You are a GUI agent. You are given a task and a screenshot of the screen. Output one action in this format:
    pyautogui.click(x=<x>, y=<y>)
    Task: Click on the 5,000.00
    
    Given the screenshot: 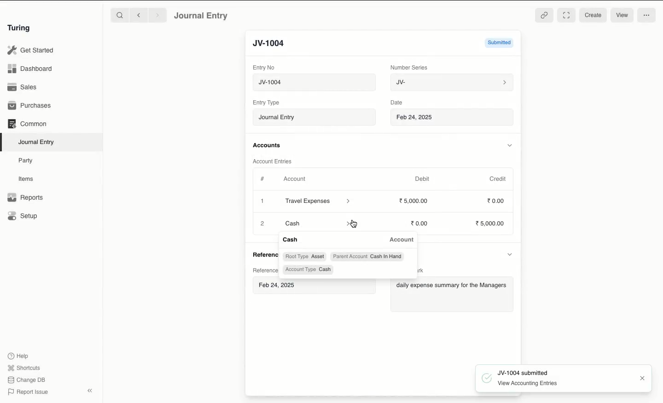 What is the action you would take?
    pyautogui.click(x=492, y=224)
    